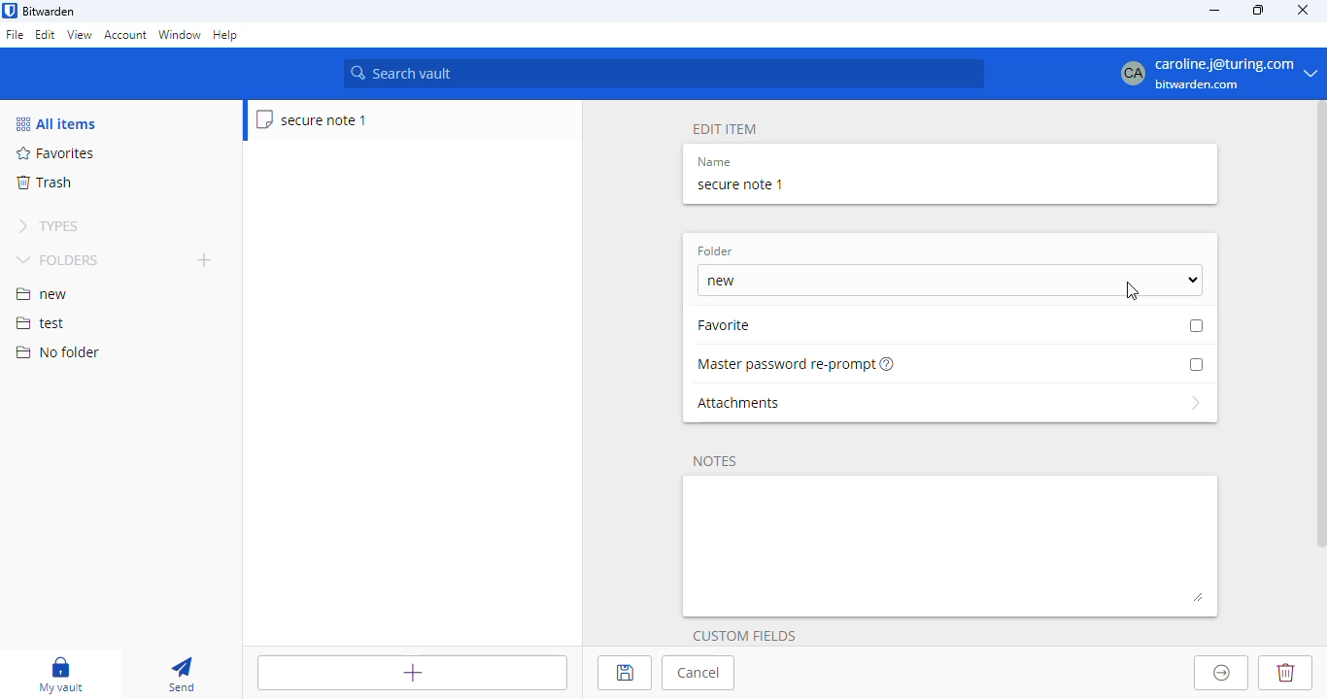 This screenshot has height=699, width=1327. Describe the element at coordinates (180, 36) in the screenshot. I see `window` at that location.